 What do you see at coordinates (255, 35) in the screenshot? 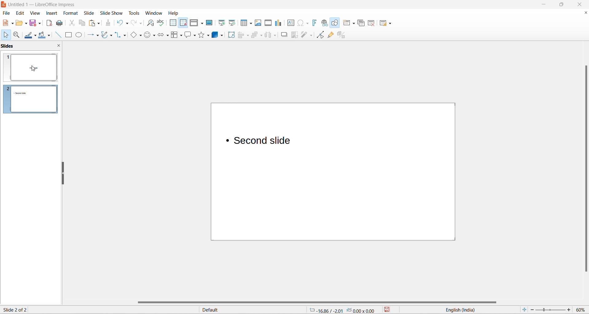
I see `arrange` at bounding box center [255, 35].